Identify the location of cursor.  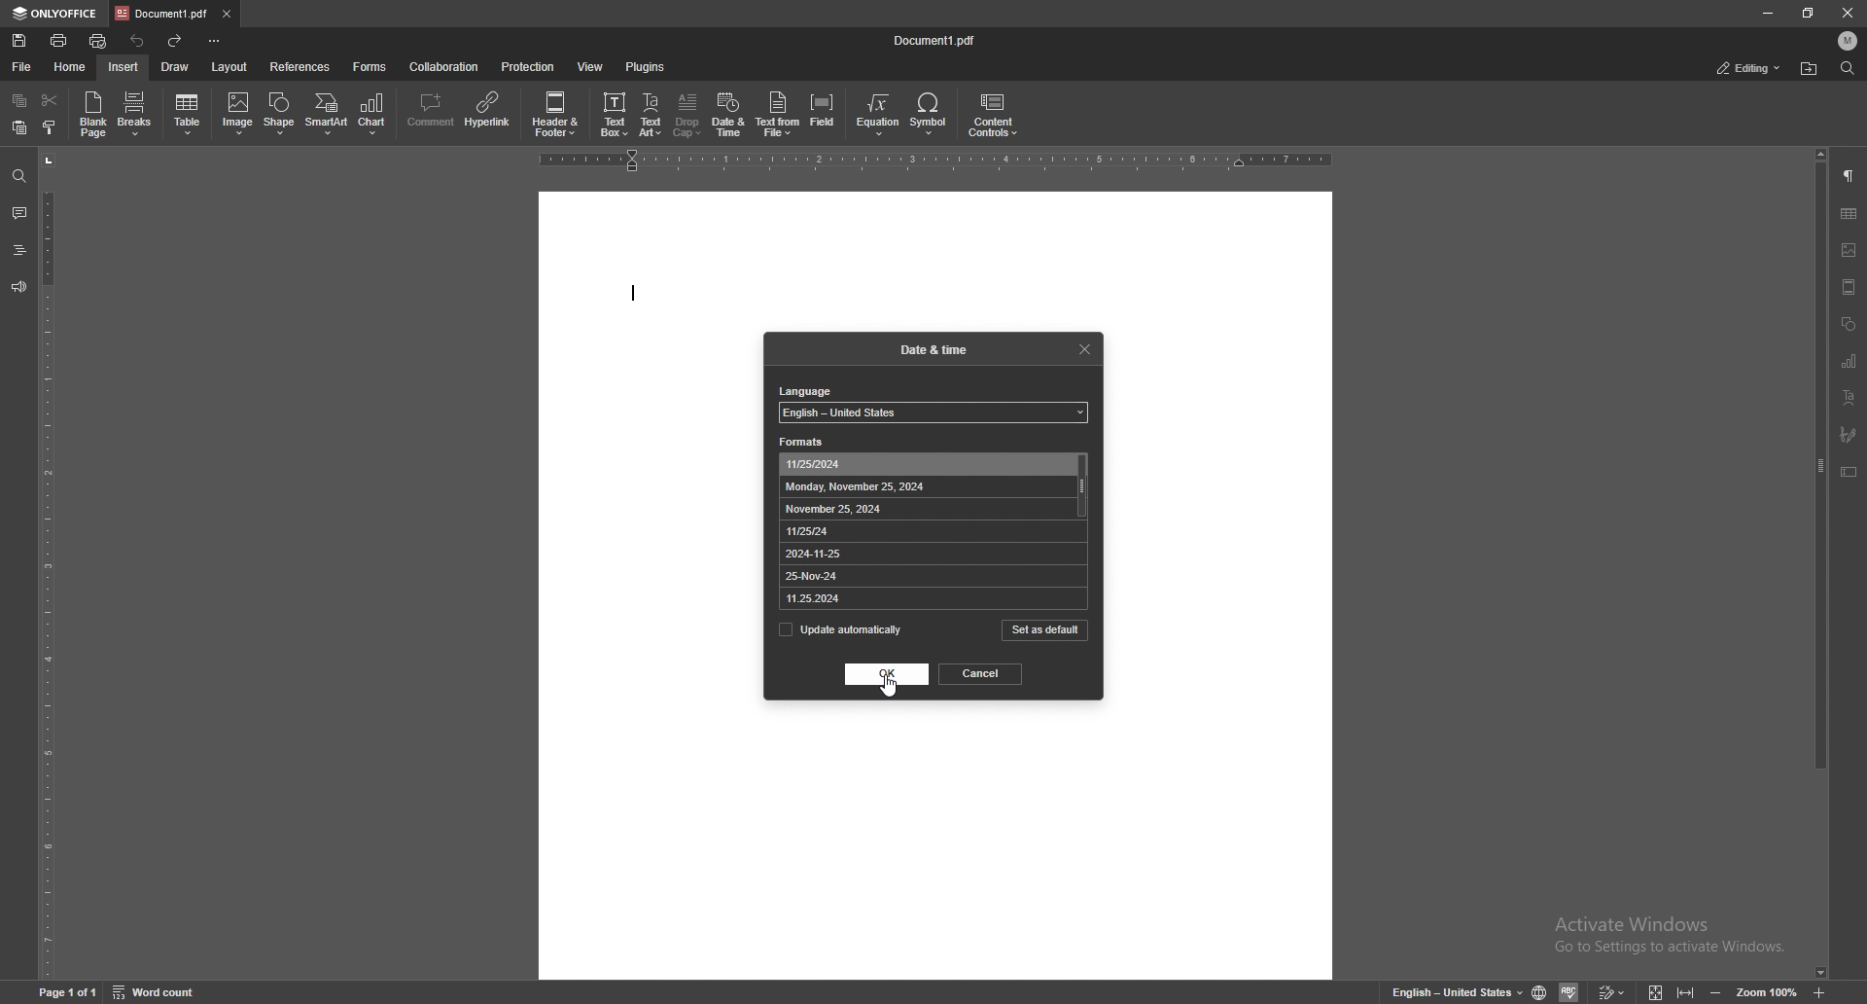
(900, 690).